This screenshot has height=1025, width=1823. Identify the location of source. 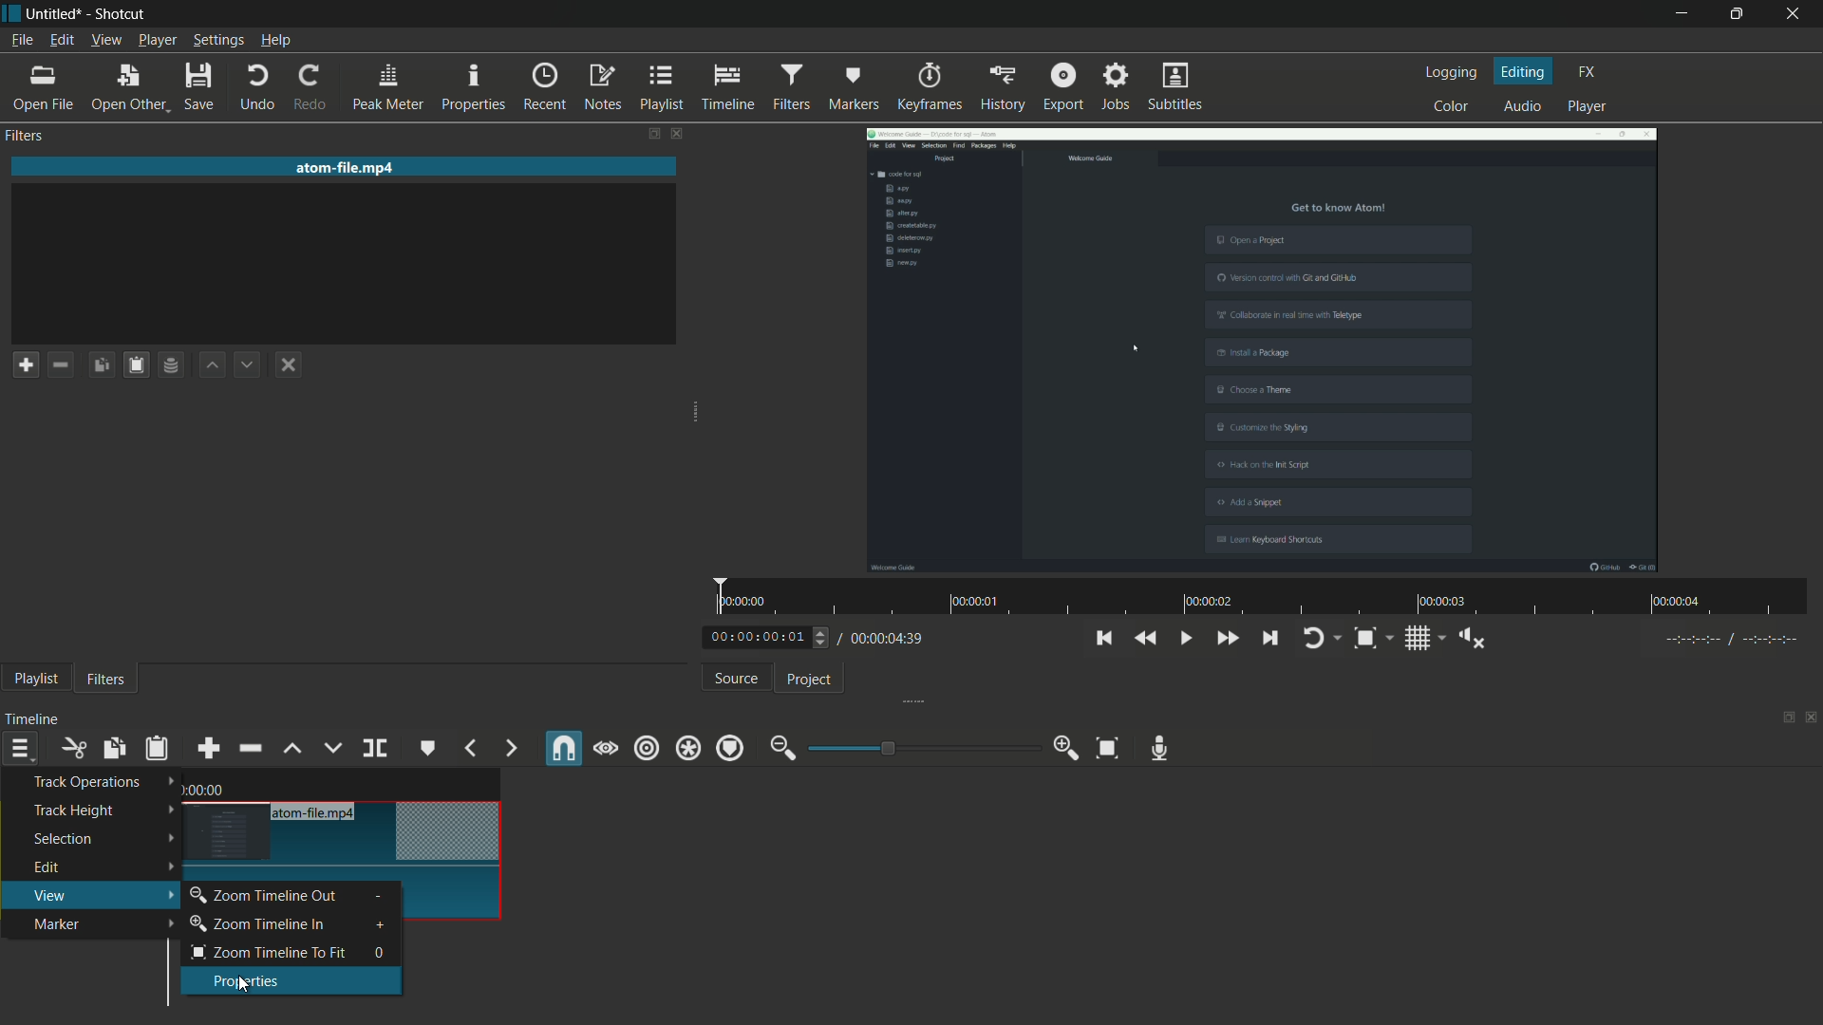
(738, 678).